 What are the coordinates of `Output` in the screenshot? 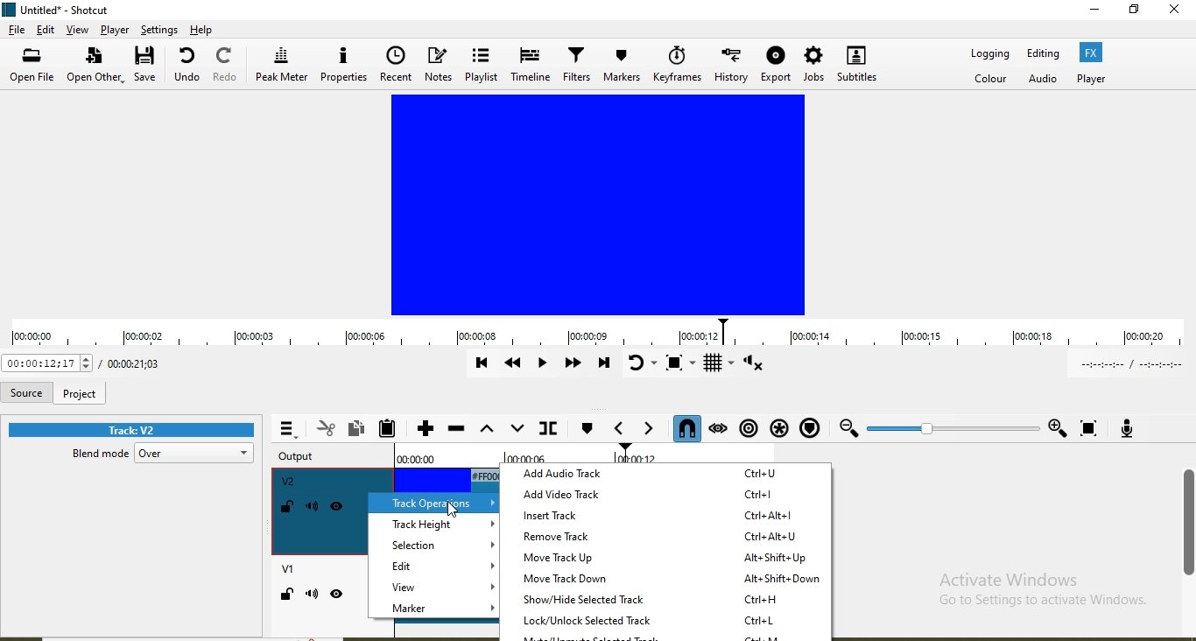 It's located at (302, 457).